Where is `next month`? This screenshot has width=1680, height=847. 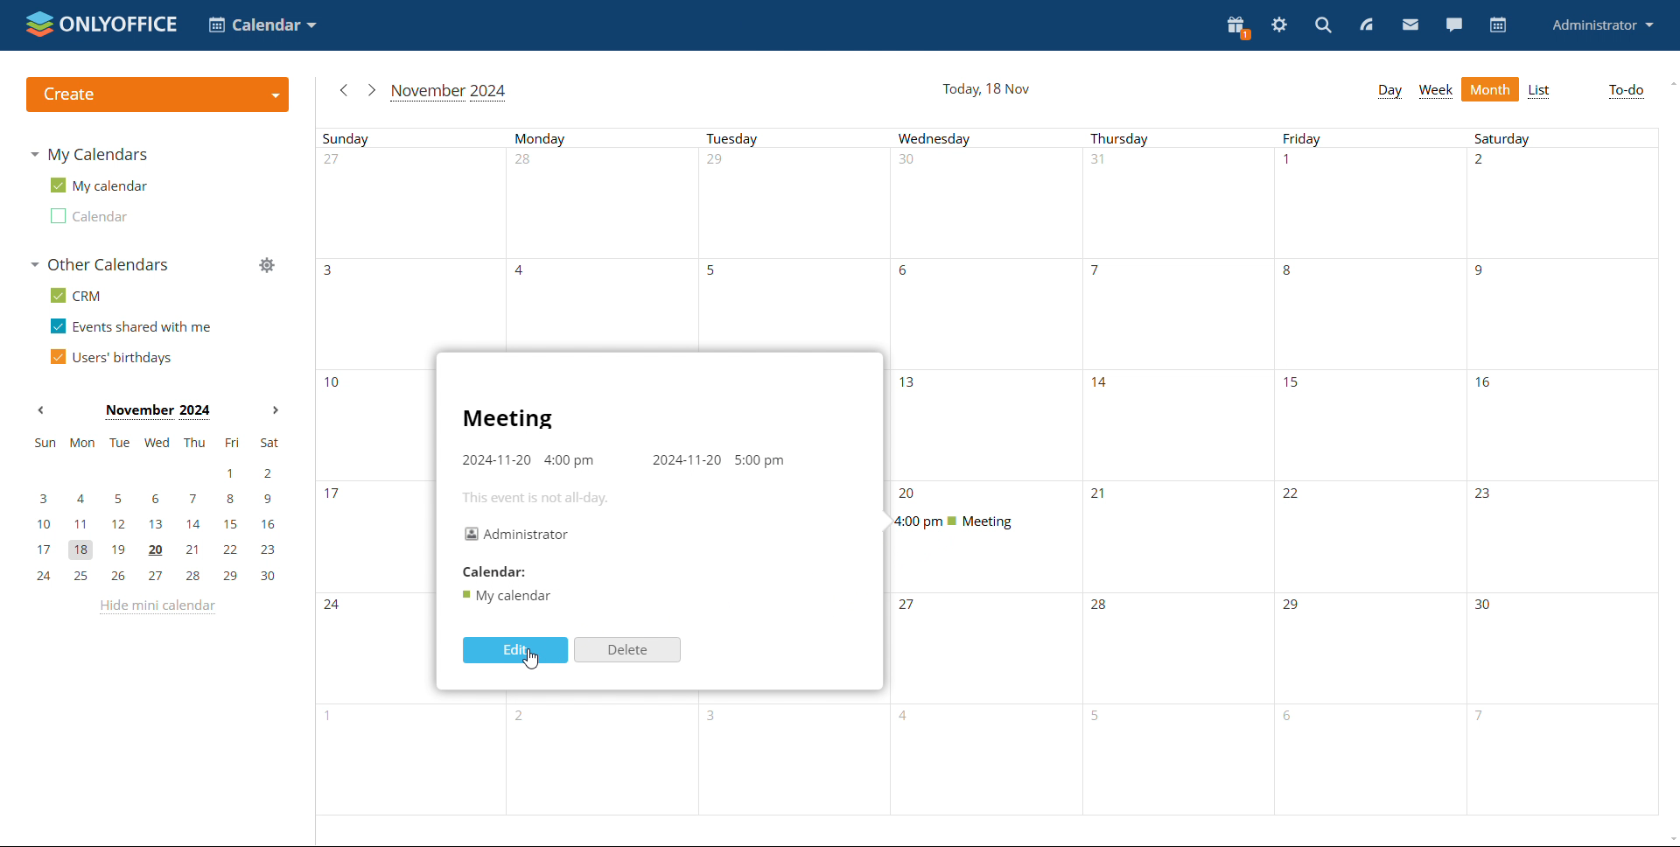
next month is located at coordinates (371, 90).